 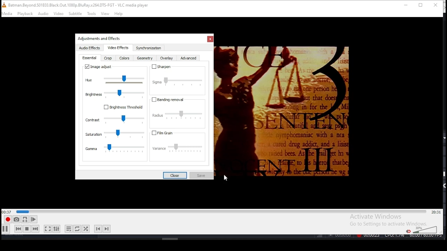 What do you see at coordinates (15, 220) in the screenshot?
I see `take snapshot` at bounding box center [15, 220].